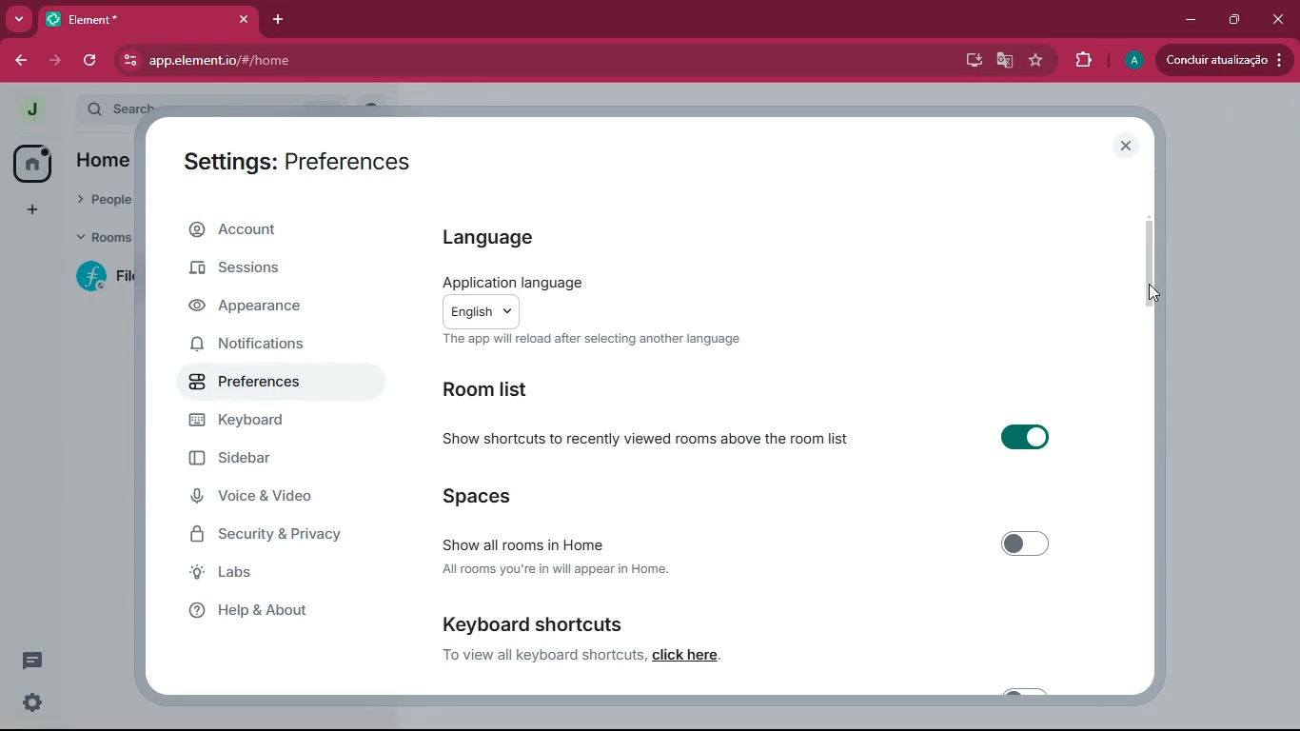 The height and width of the screenshot is (731, 1300). What do you see at coordinates (270, 421) in the screenshot?
I see `keyboard` at bounding box center [270, 421].